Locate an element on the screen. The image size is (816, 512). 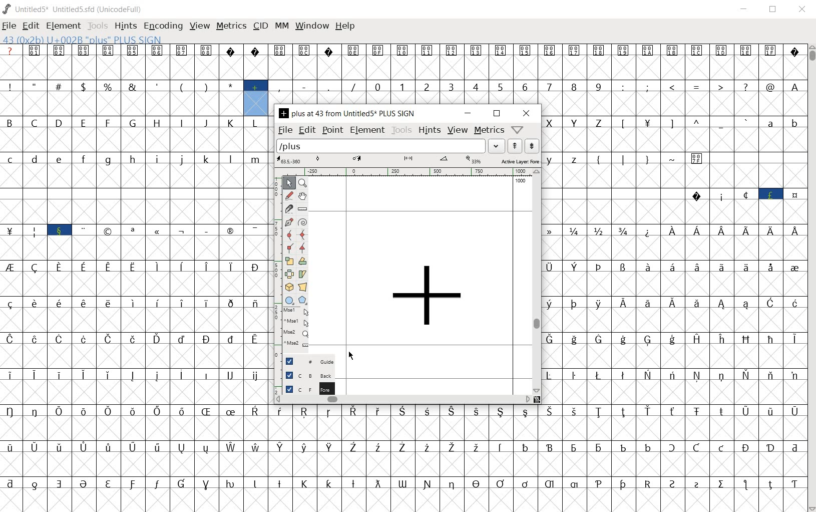
Slot is located at coordinates (756, 169).